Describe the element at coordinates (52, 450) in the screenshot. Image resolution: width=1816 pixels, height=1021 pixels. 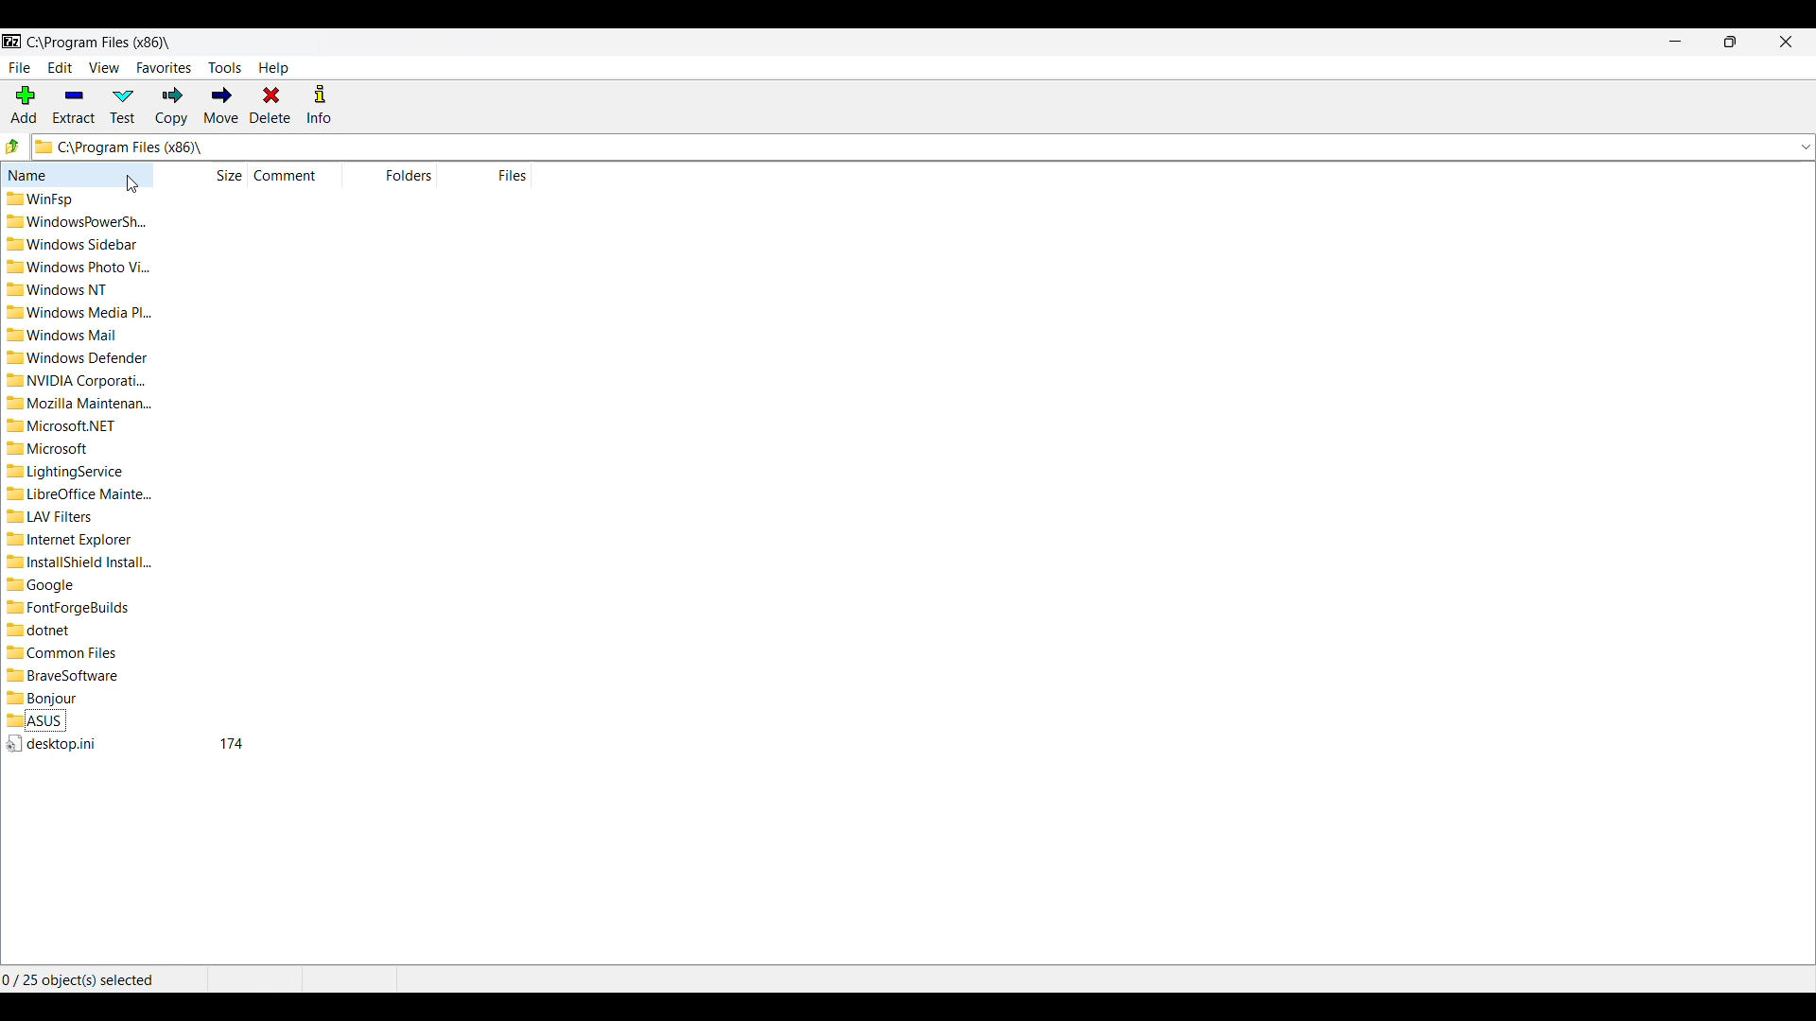
I see `Microsoft` at that location.